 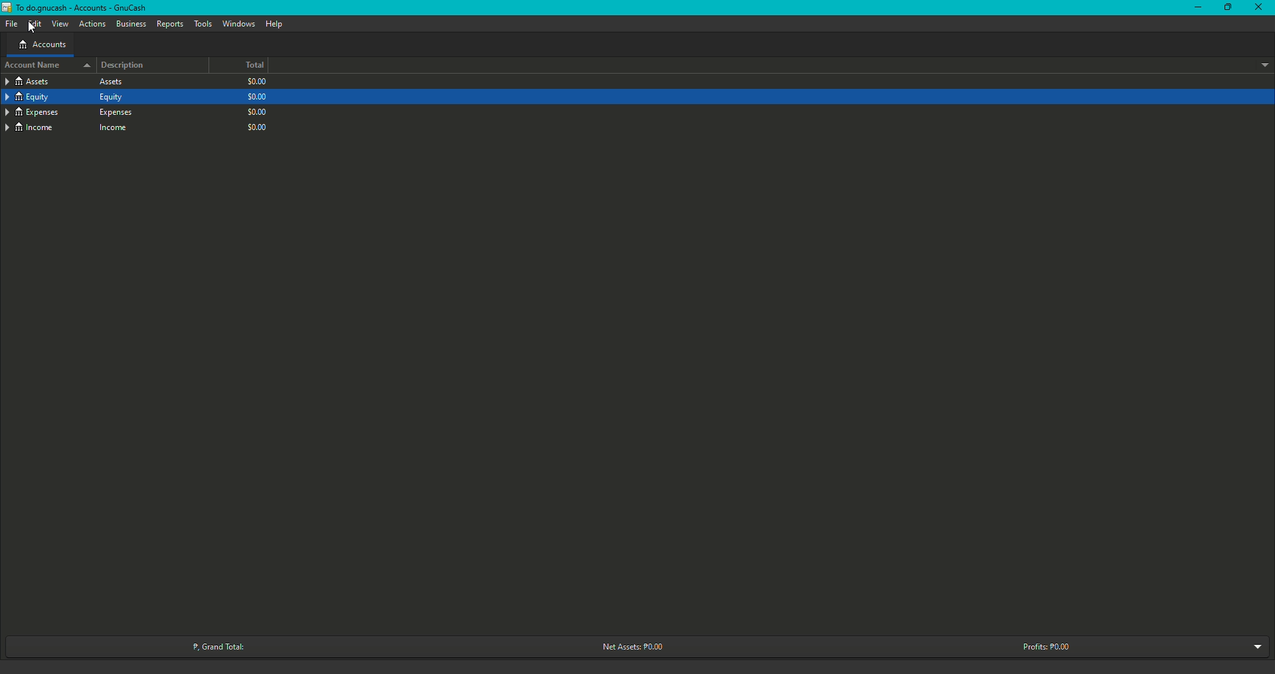 I want to click on Actions, so click(x=92, y=25).